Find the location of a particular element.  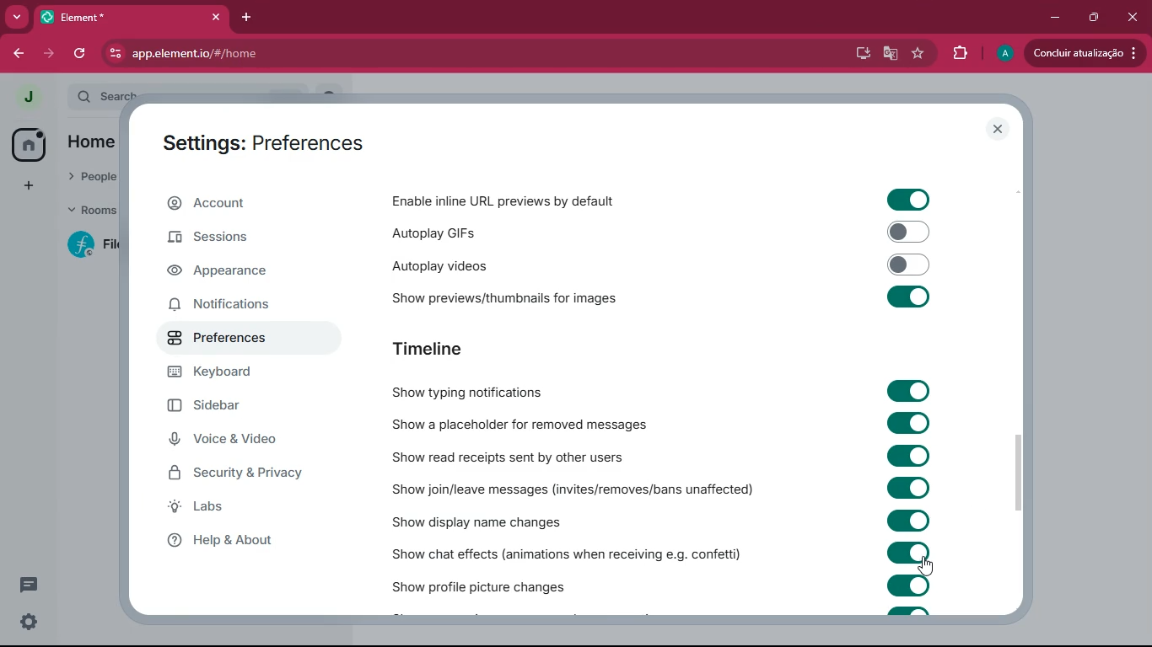

refresh is located at coordinates (83, 54).